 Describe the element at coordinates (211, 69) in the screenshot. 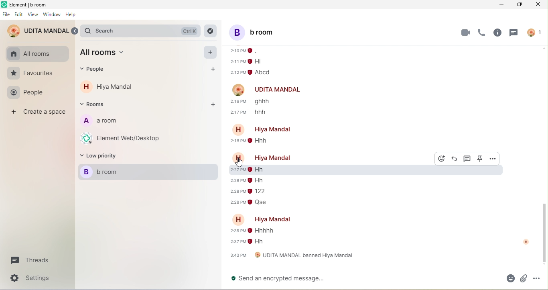

I see `add people` at that location.